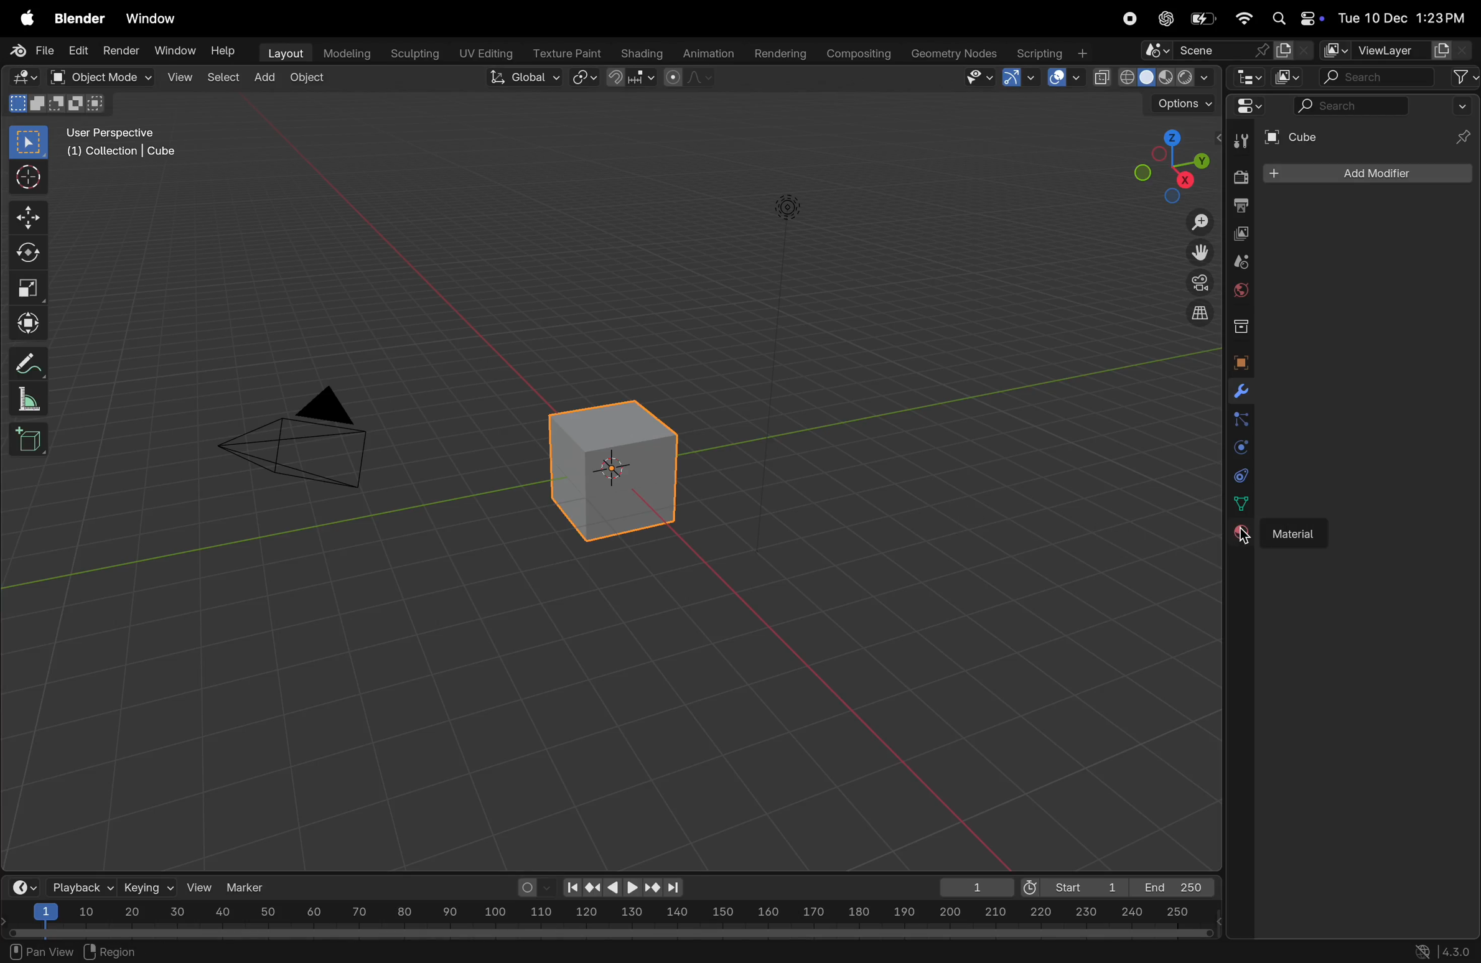 The height and width of the screenshot is (963, 1481). What do you see at coordinates (266, 74) in the screenshot?
I see `add` at bounding box center [266, 74].